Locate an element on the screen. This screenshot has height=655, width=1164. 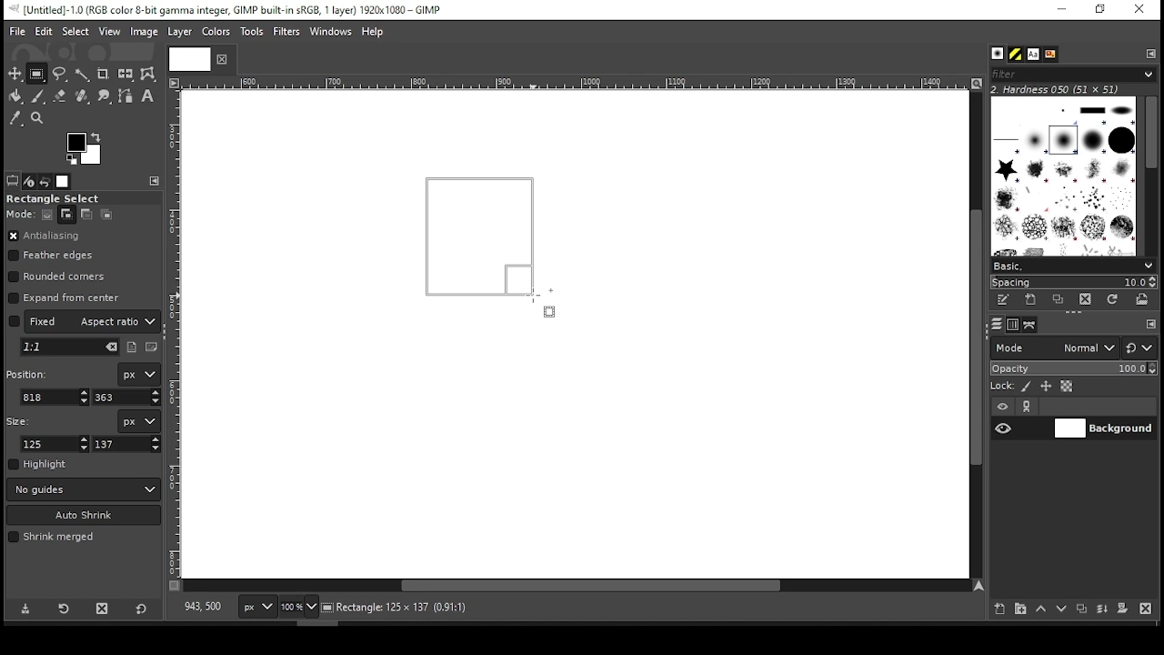
move layer one step down is located at coordinates (1062, 610).